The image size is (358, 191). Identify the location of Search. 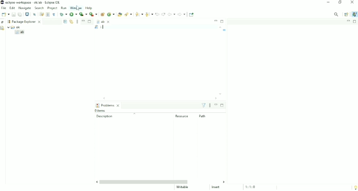
(40, 8).